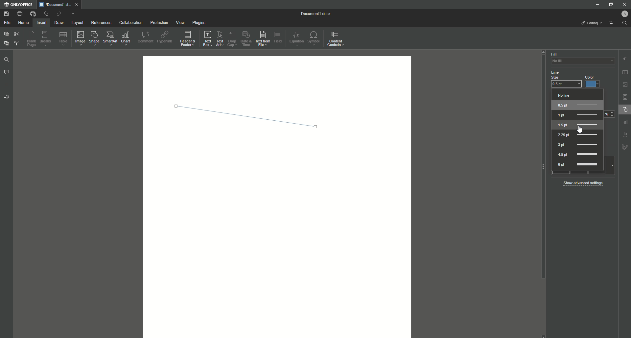  What do you see at coordinates (586, 183) in the screenshot?
I see `Show Advanced Settings` at bounding box center [586, 183].